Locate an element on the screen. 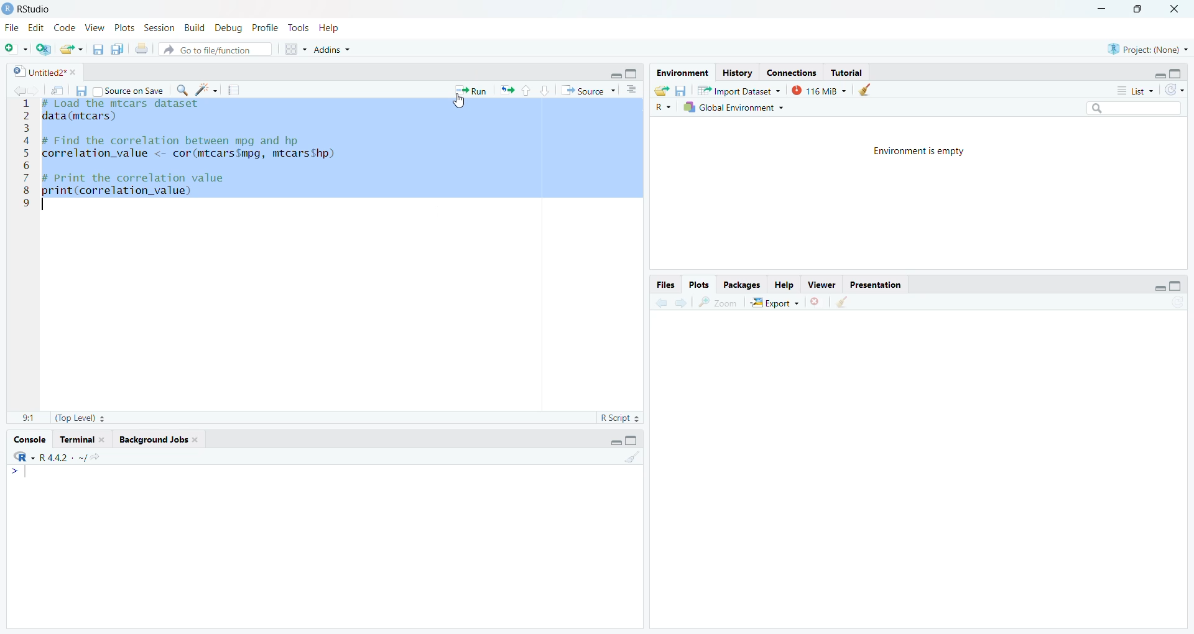 The height and width of the screenshot is (634, 1194). Console is located at coordinates (28, 440).